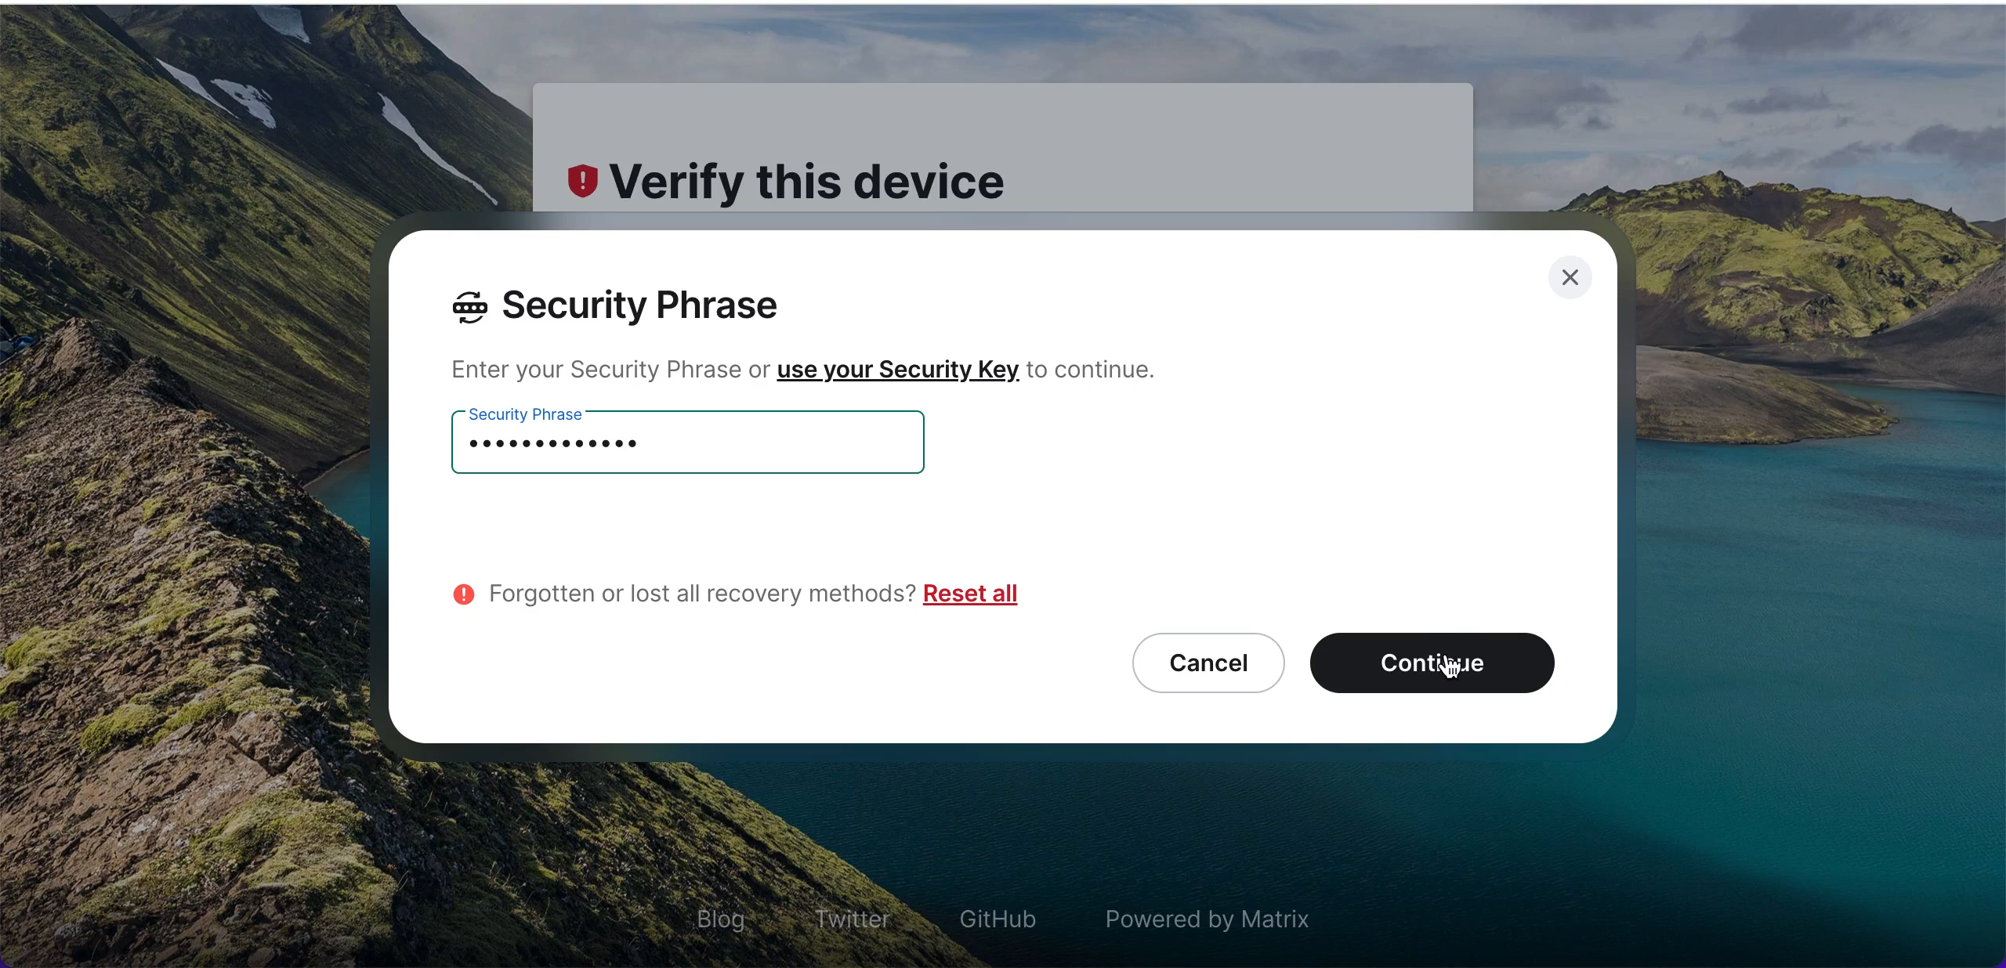  What do you see at coordinates (639, 306) in the screenshot?
I see `security phrase` at bounding box center [639, 306].